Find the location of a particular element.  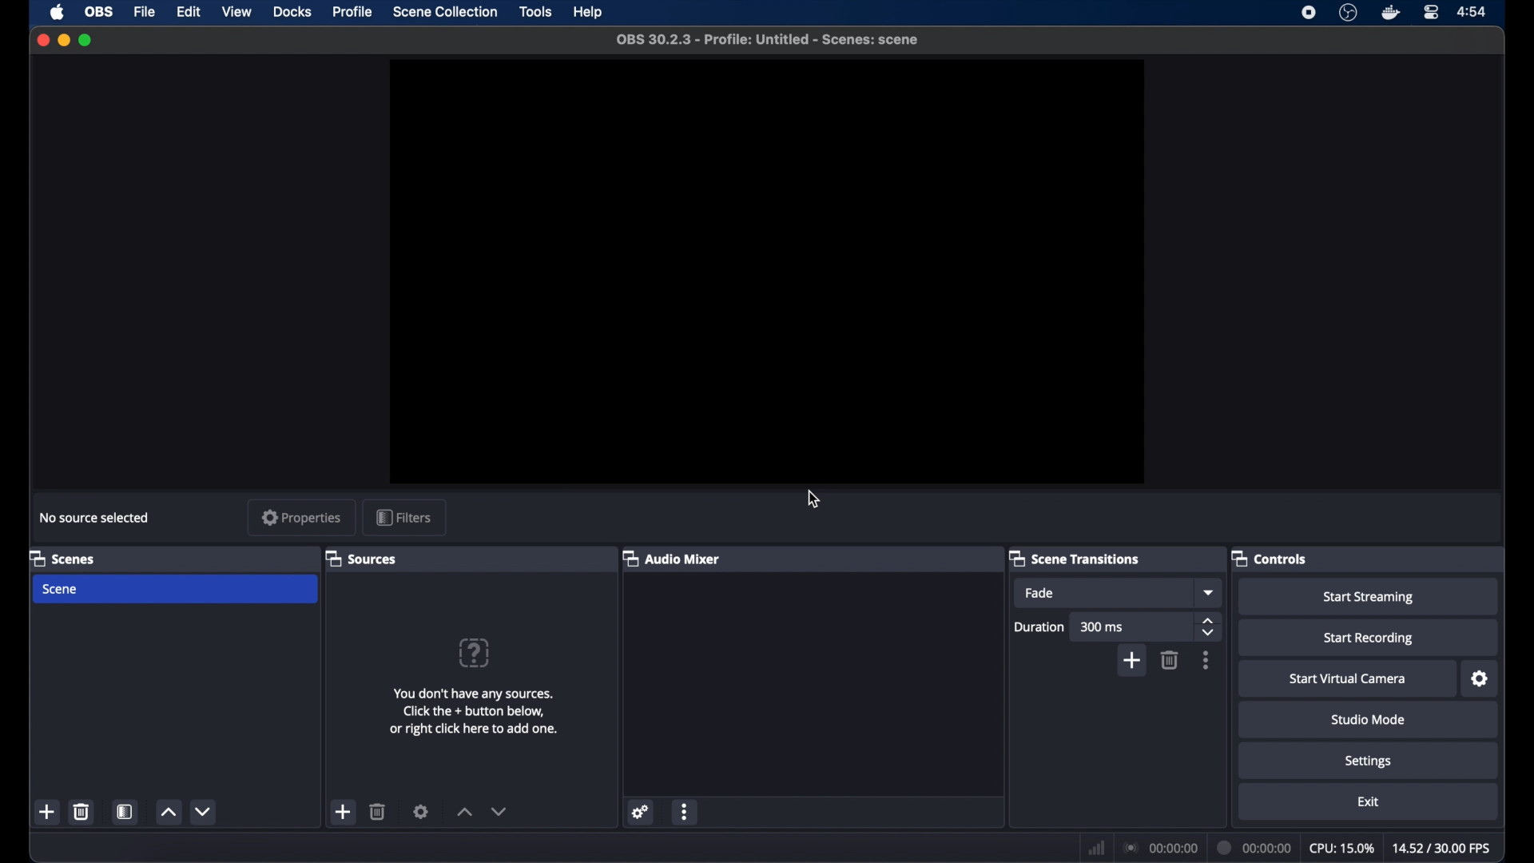

audio mixer is located at coordinates (676, 558).